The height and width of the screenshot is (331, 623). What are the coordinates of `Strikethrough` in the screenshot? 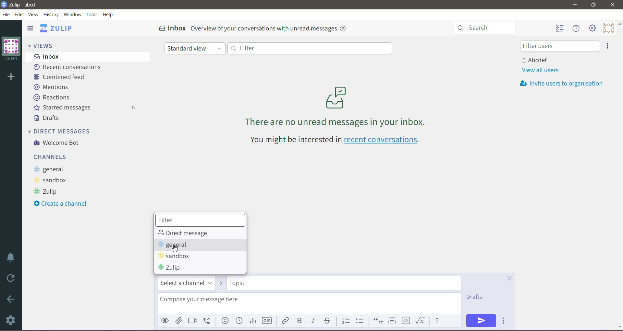 It's located at (328, 321).